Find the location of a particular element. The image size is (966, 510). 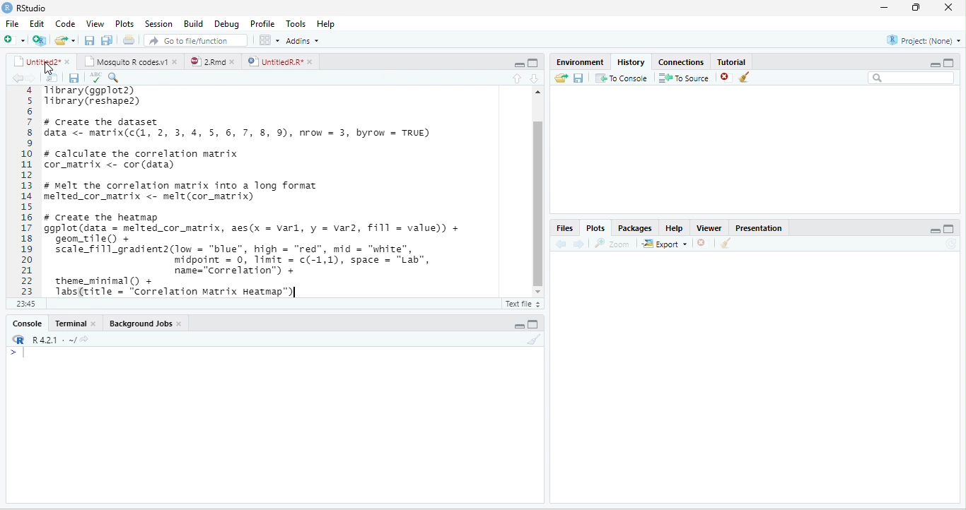

history is located at coordinates (629, 61).